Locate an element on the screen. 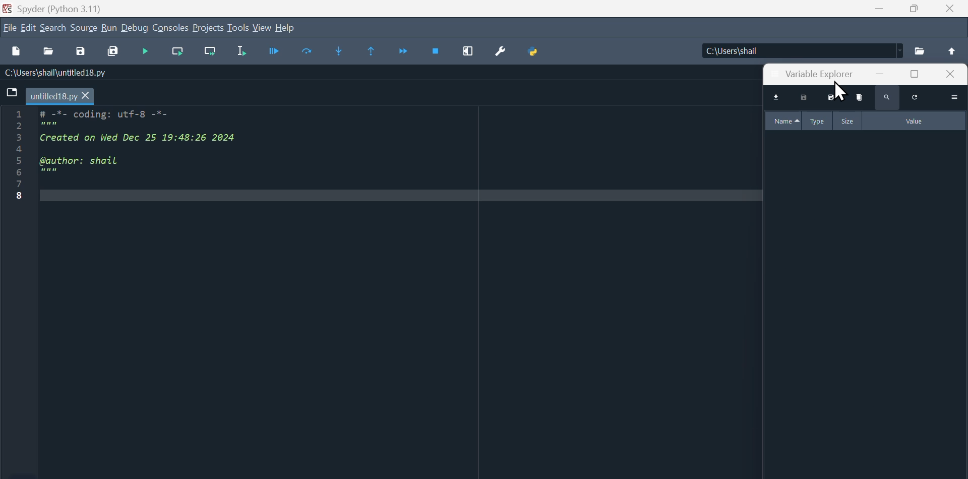 The height and width of the screenshot is (479, 968). value is located at coordinates (913, 121).